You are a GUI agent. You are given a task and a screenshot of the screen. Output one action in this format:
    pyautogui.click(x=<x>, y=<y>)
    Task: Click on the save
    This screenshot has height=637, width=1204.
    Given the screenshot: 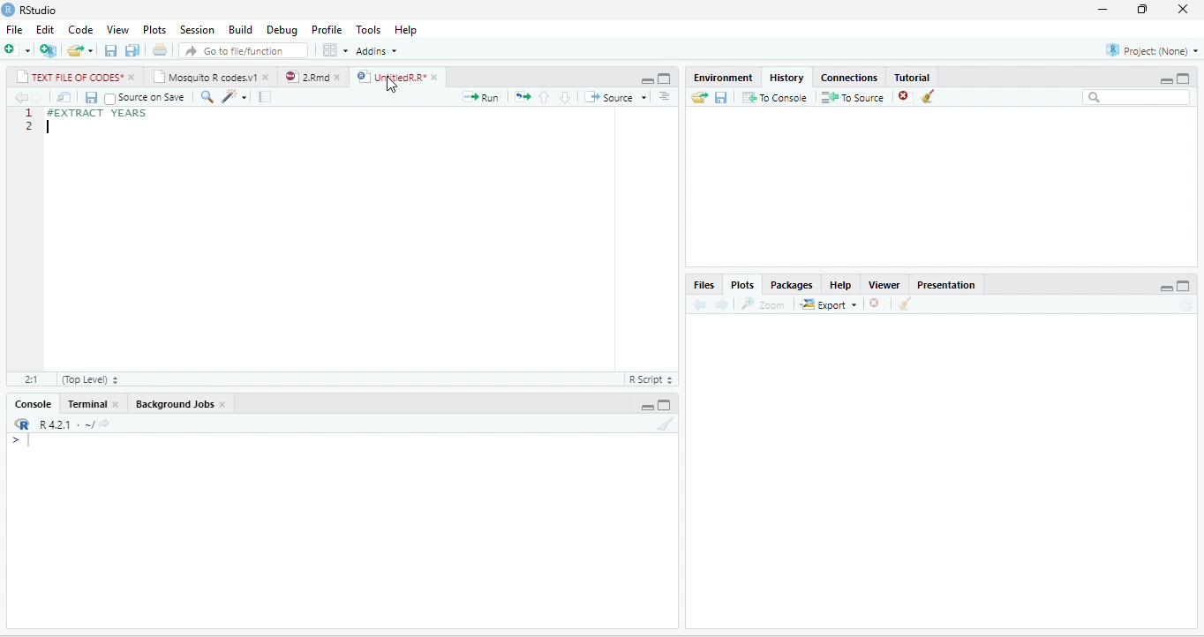 What is the action you would take?
    pyautogui.click(x=111, y=50)
    